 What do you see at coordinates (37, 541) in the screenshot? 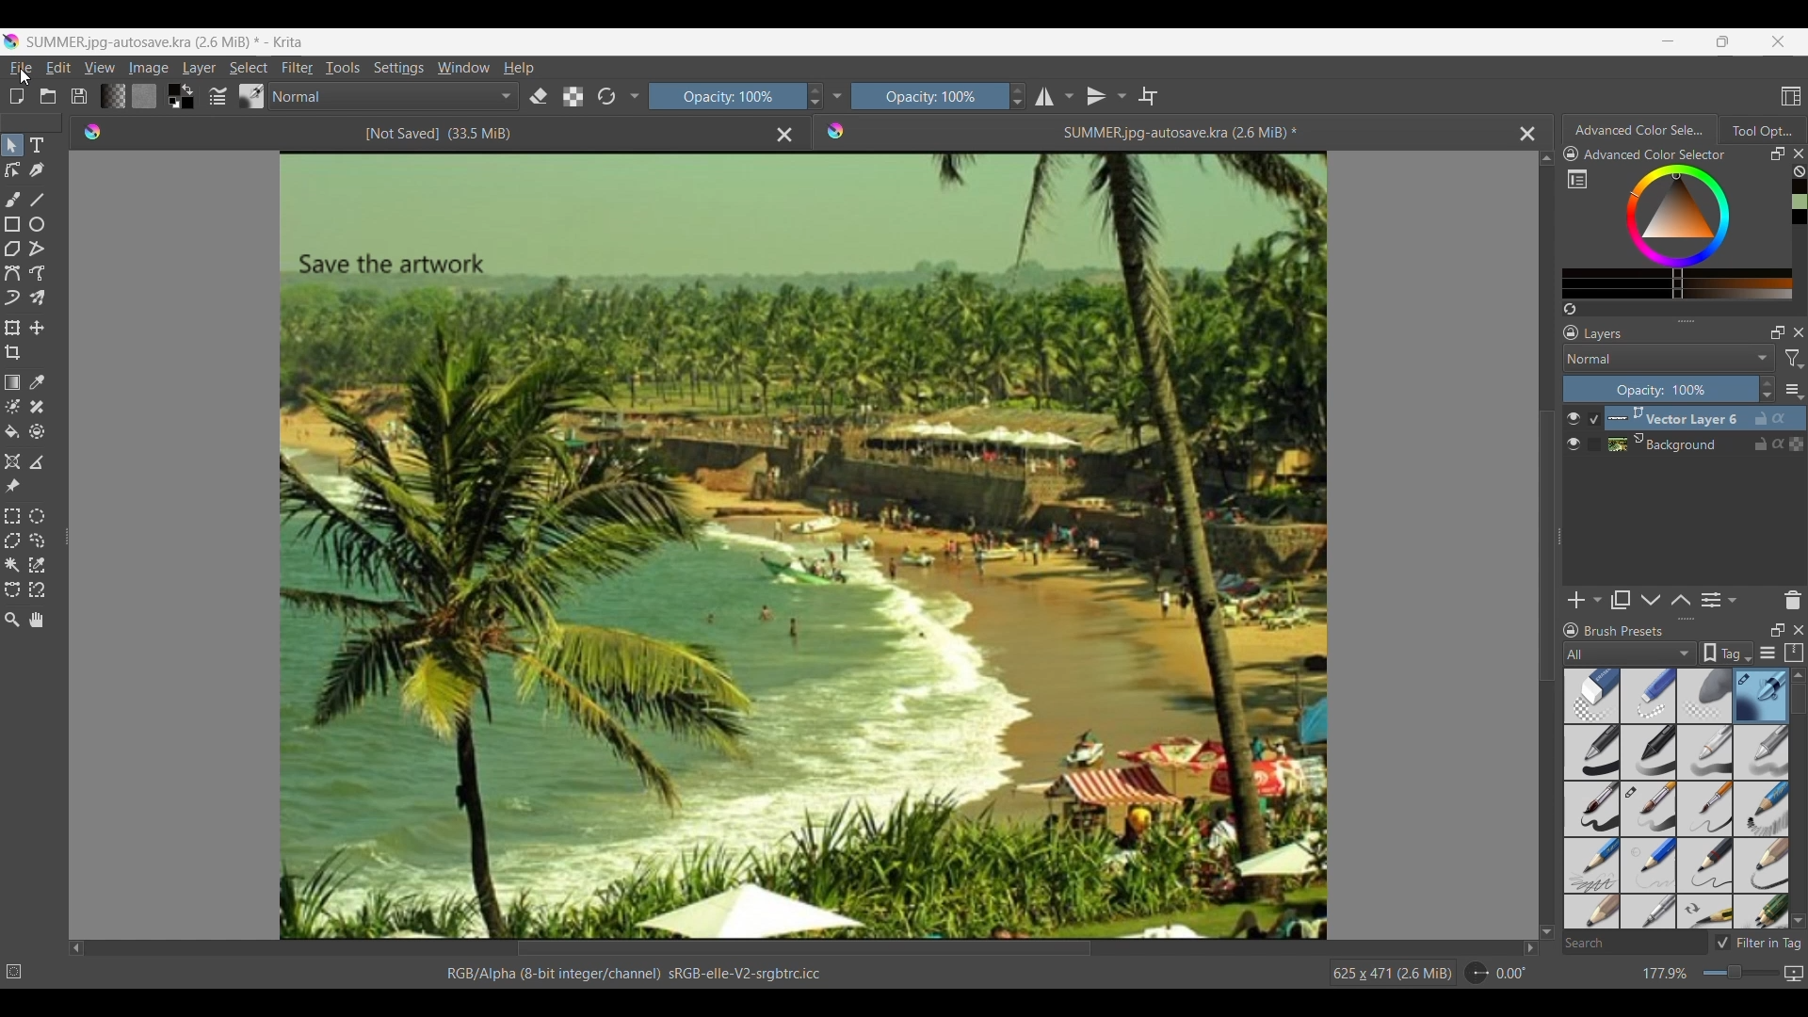
I see `Freehand selection tool` at bounding box center [37, 541].